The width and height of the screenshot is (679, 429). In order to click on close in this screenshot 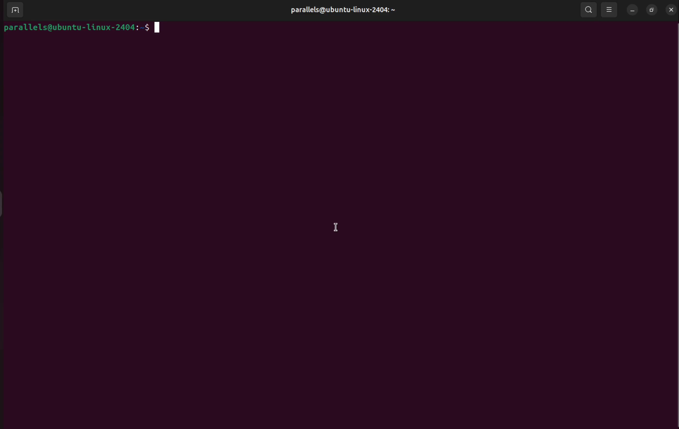, I will do `click(671, 10)`.